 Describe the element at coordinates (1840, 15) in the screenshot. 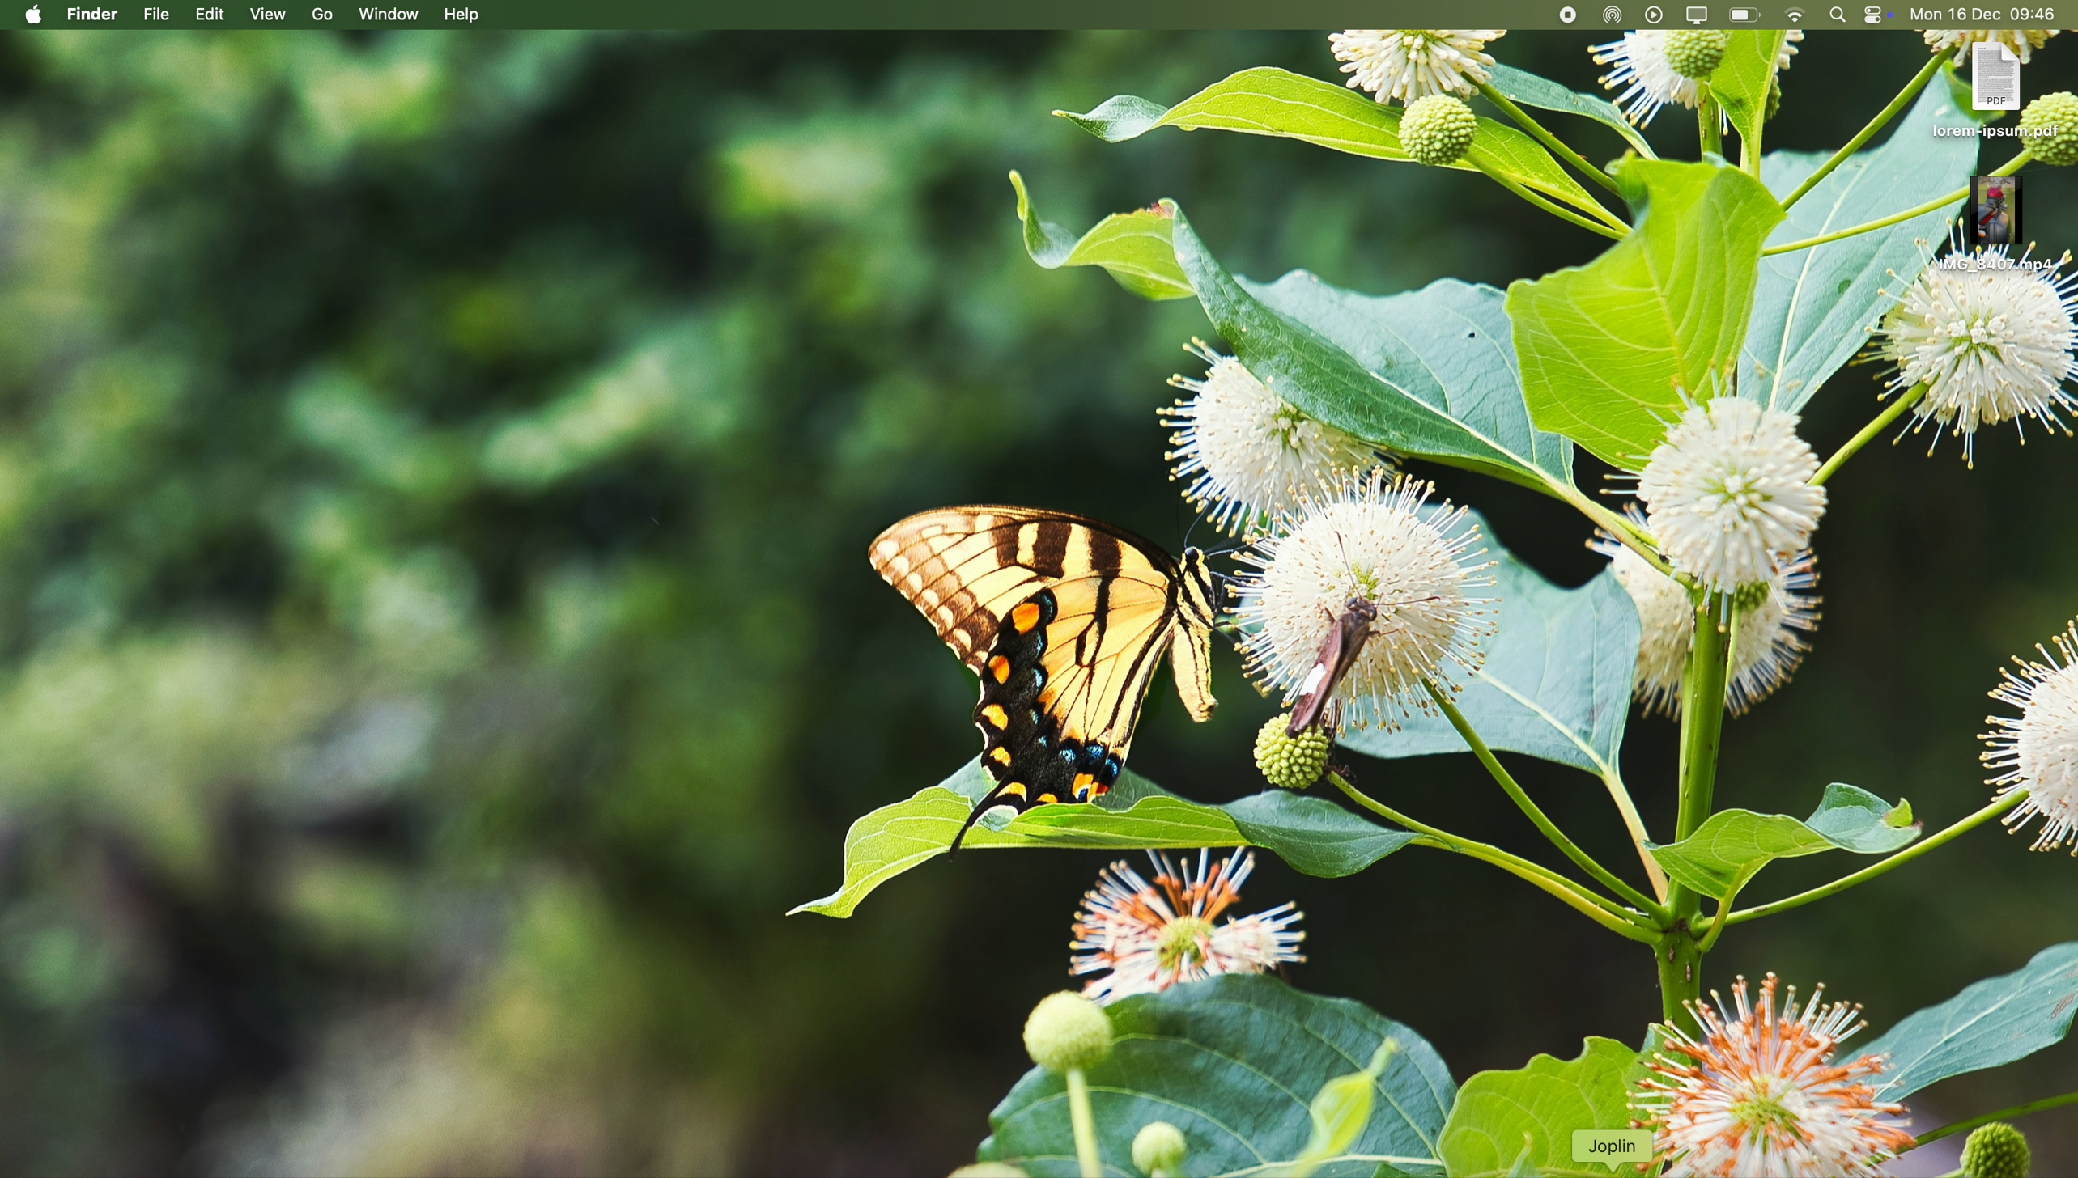

I see `spotlight search` at that location.